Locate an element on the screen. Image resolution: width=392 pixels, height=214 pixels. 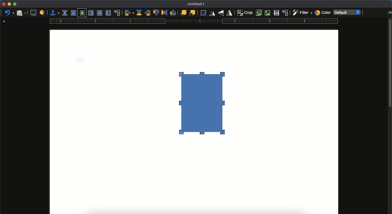
replace is located at coordinates (259, 13).